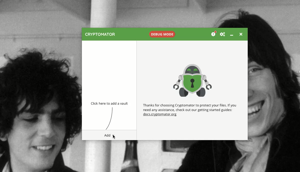 The image size is (300, 172). Describe the element at coordinates (107, 135) in the screenshot. I see `Add menu` at that location.